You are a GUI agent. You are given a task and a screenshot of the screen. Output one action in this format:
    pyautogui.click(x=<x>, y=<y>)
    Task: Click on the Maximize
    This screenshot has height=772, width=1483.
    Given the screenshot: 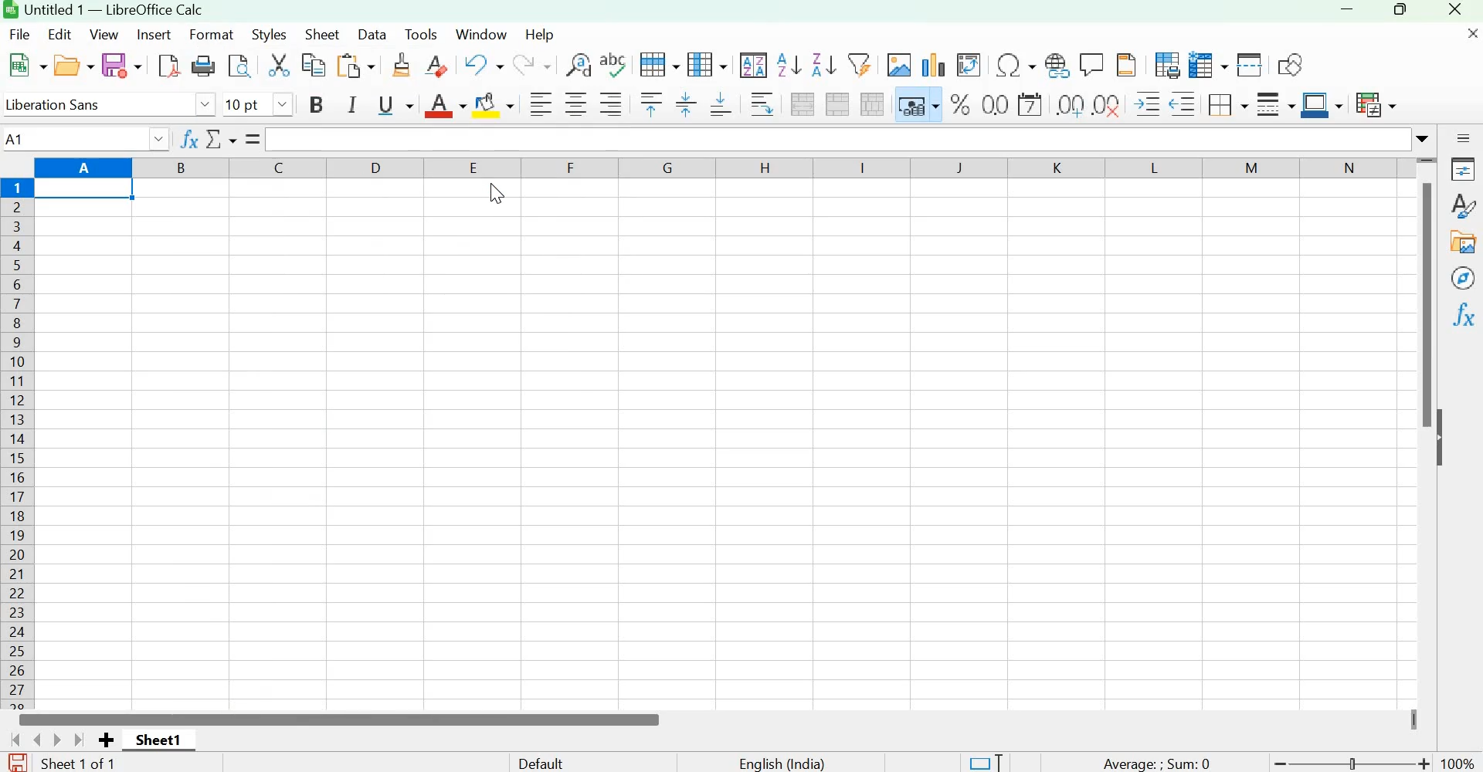 What is the action you would take?
    pyautogui.click(x=1399, y=12)
    